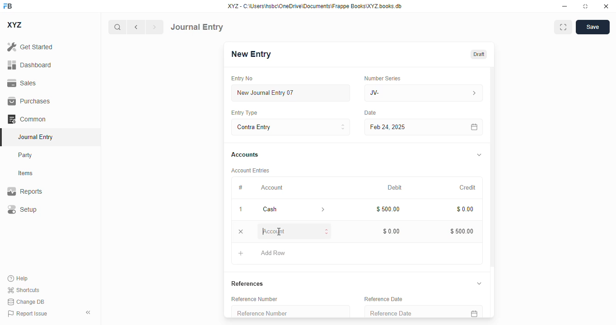 This screenshot has width=616, height=325. Describe the element at coordinates (273, 253) in the screenshot. I see `add row` at that location.